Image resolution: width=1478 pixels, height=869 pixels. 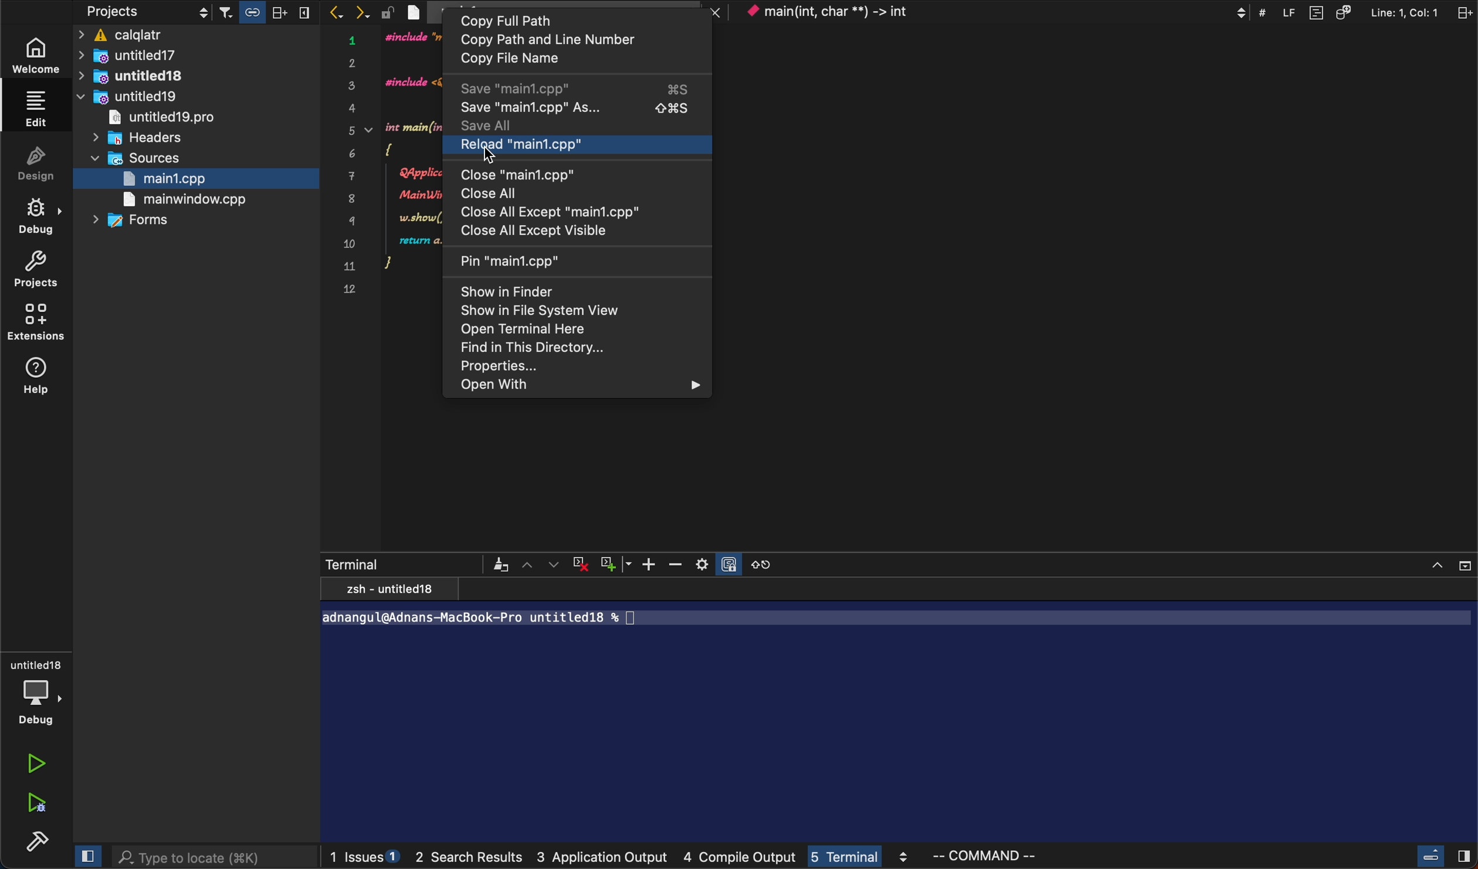 What do you see at coordinates (35, 270) in the screenshot?
I see `projects` at bounding box center [35, 270].